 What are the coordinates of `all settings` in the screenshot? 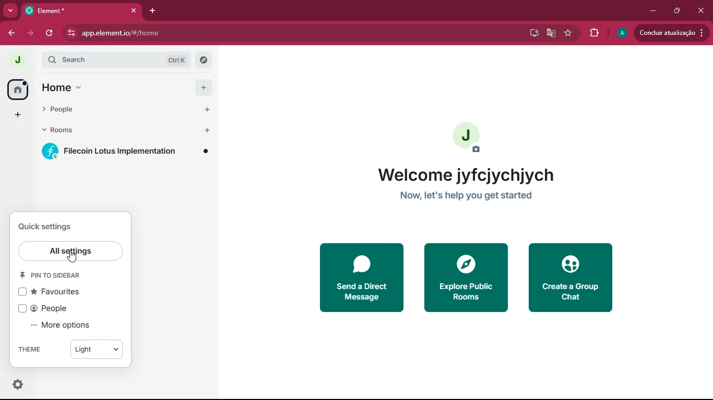 It's located at (70, 251).